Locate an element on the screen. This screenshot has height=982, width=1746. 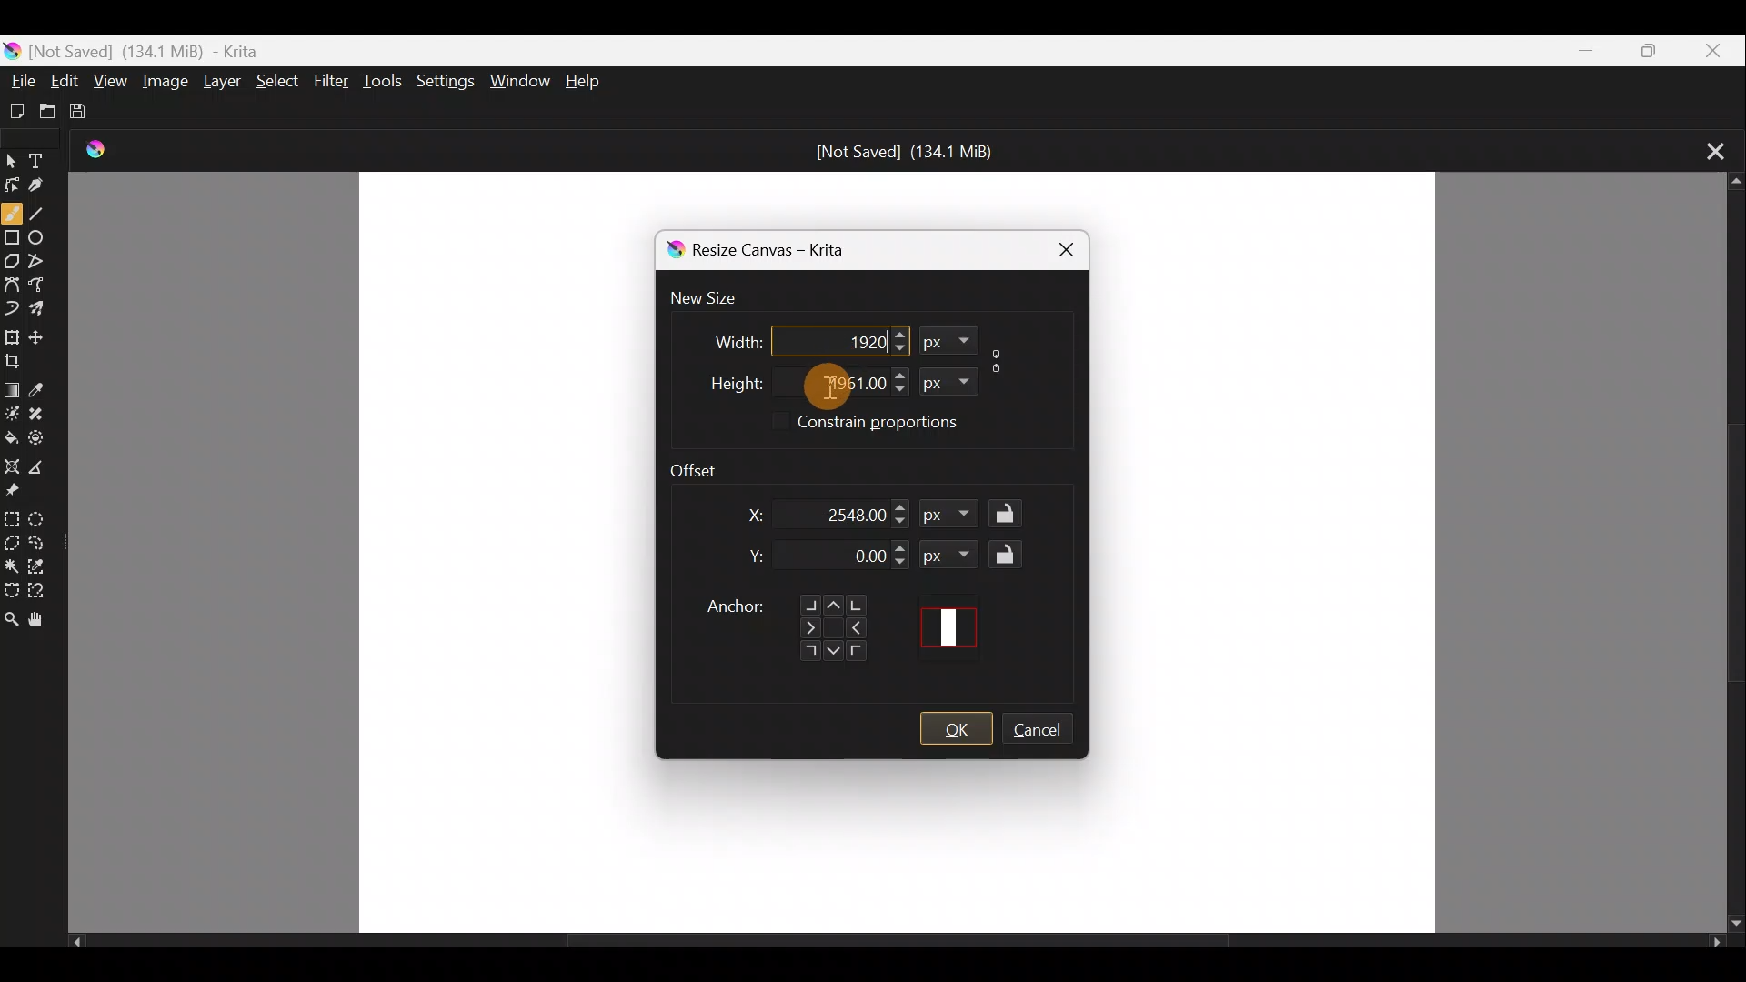
Open an existing document is located at coordinates (55, 111).